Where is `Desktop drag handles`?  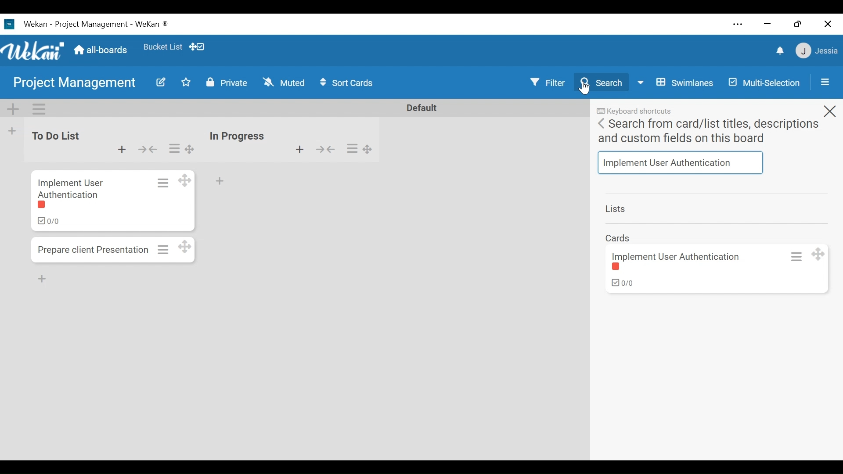
Desktop drag handles is located at coordinates (188, 247).